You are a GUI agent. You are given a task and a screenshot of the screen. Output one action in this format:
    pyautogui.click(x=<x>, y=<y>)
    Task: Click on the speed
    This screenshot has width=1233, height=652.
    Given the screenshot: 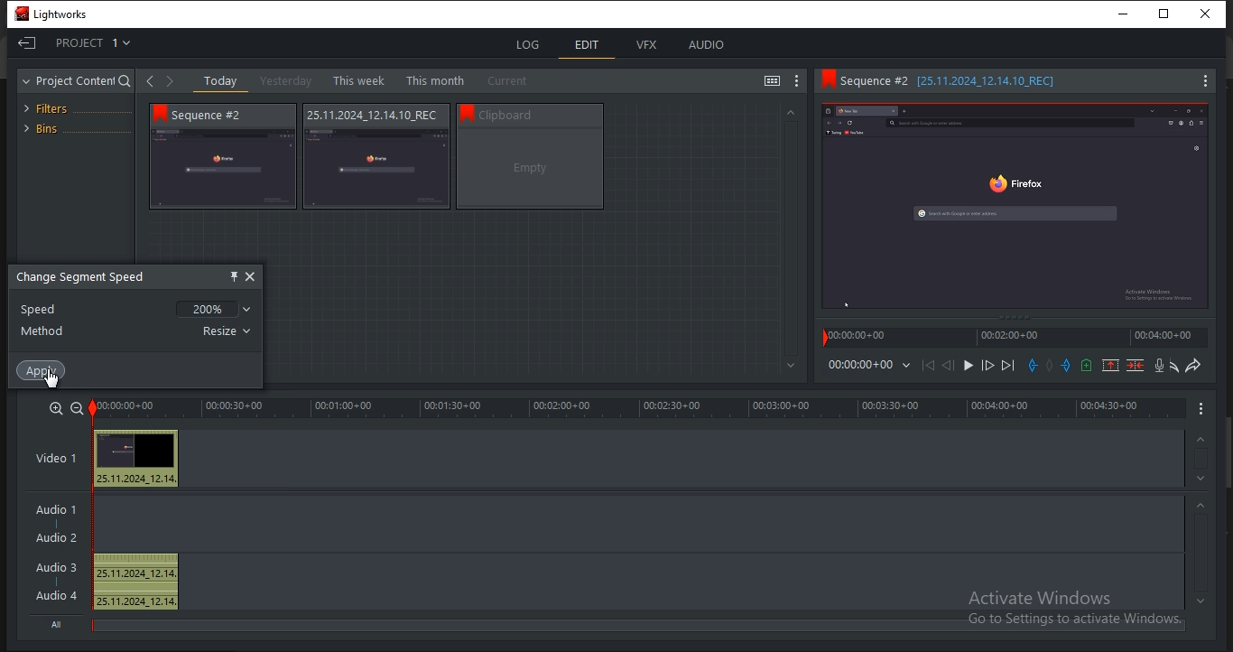 What is the action you would take?
    pyautogui.click(x=134, y=311)
    